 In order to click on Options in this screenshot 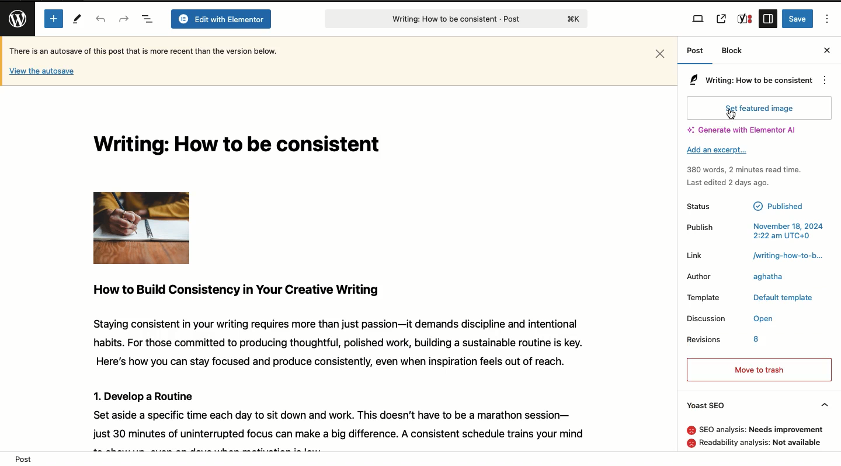, I will do `click(829, 18)`.